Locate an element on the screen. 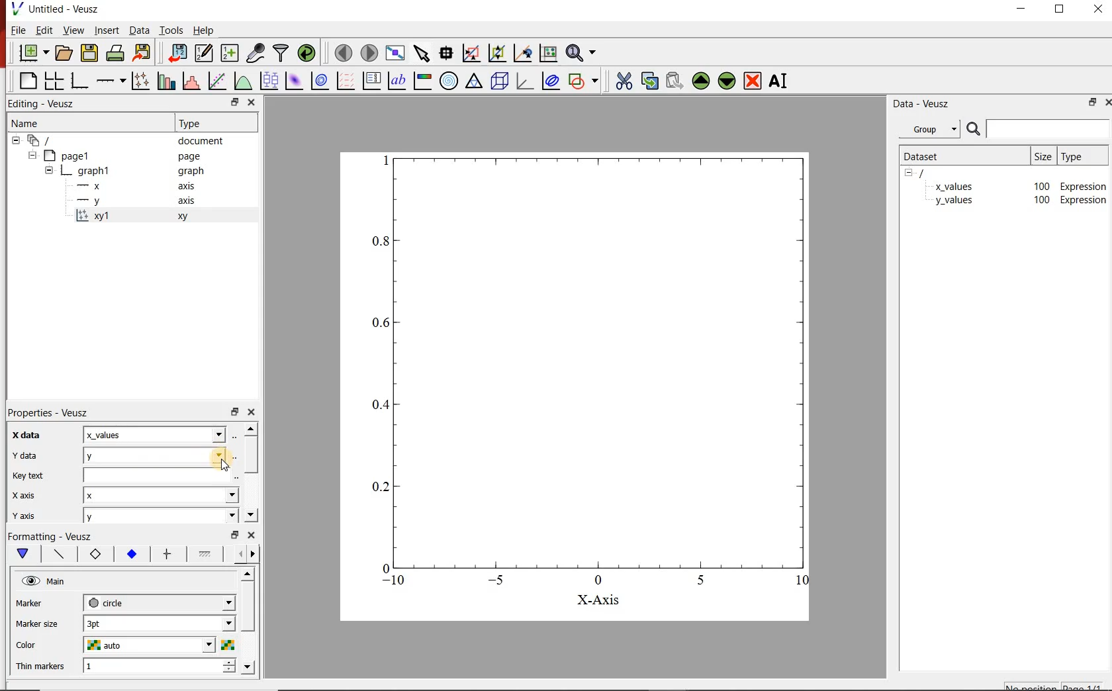 The image size is (1112, 691). input search is located at coordinates (1047, 128).